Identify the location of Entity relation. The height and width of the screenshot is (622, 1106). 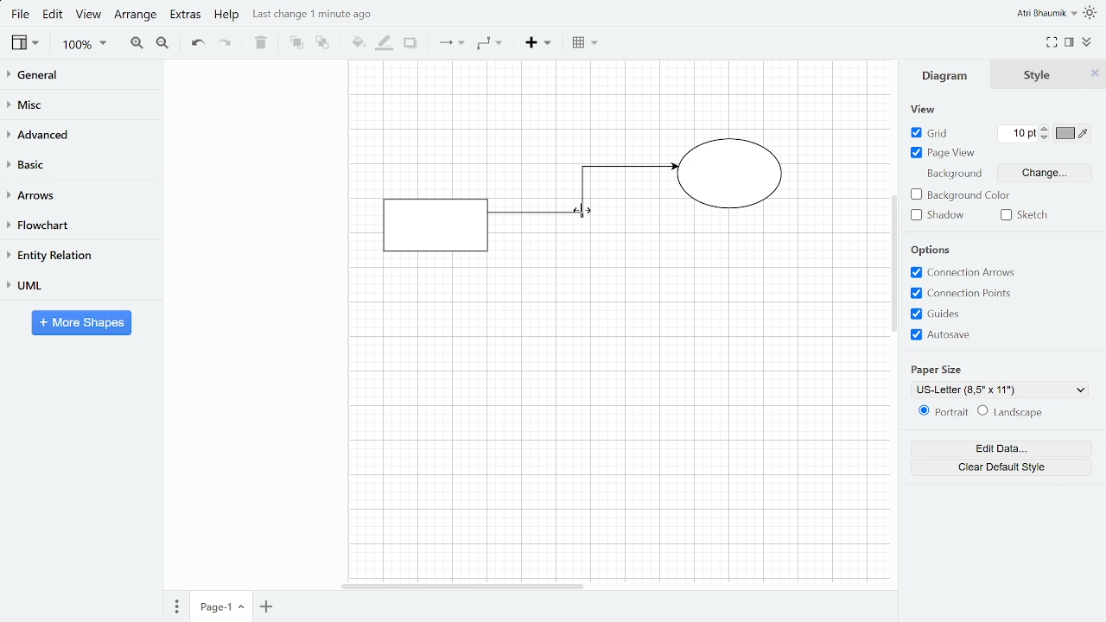
(79, 254).